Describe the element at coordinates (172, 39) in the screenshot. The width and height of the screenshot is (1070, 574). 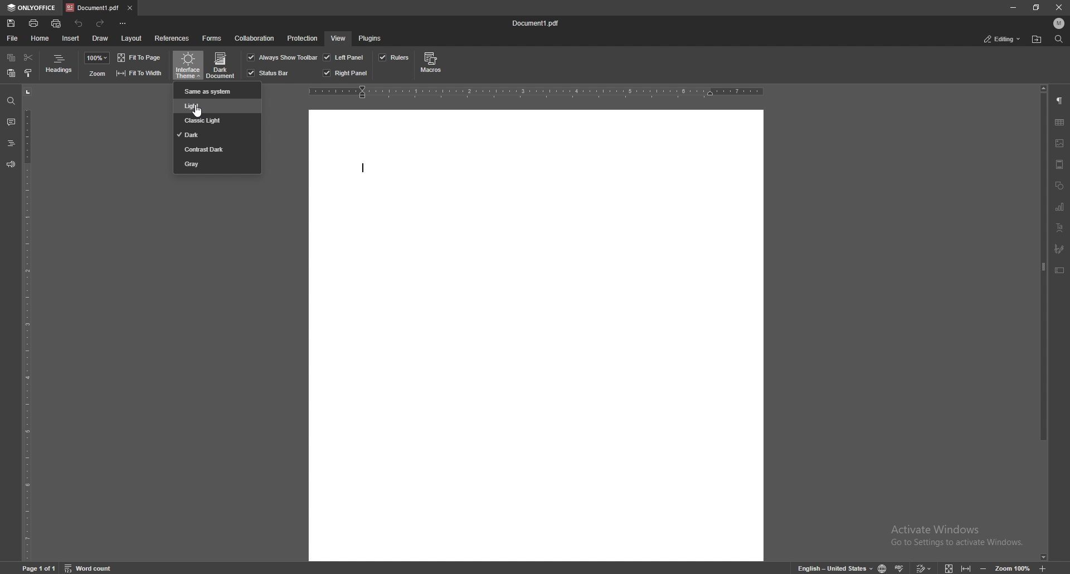
I see `references` at that location.